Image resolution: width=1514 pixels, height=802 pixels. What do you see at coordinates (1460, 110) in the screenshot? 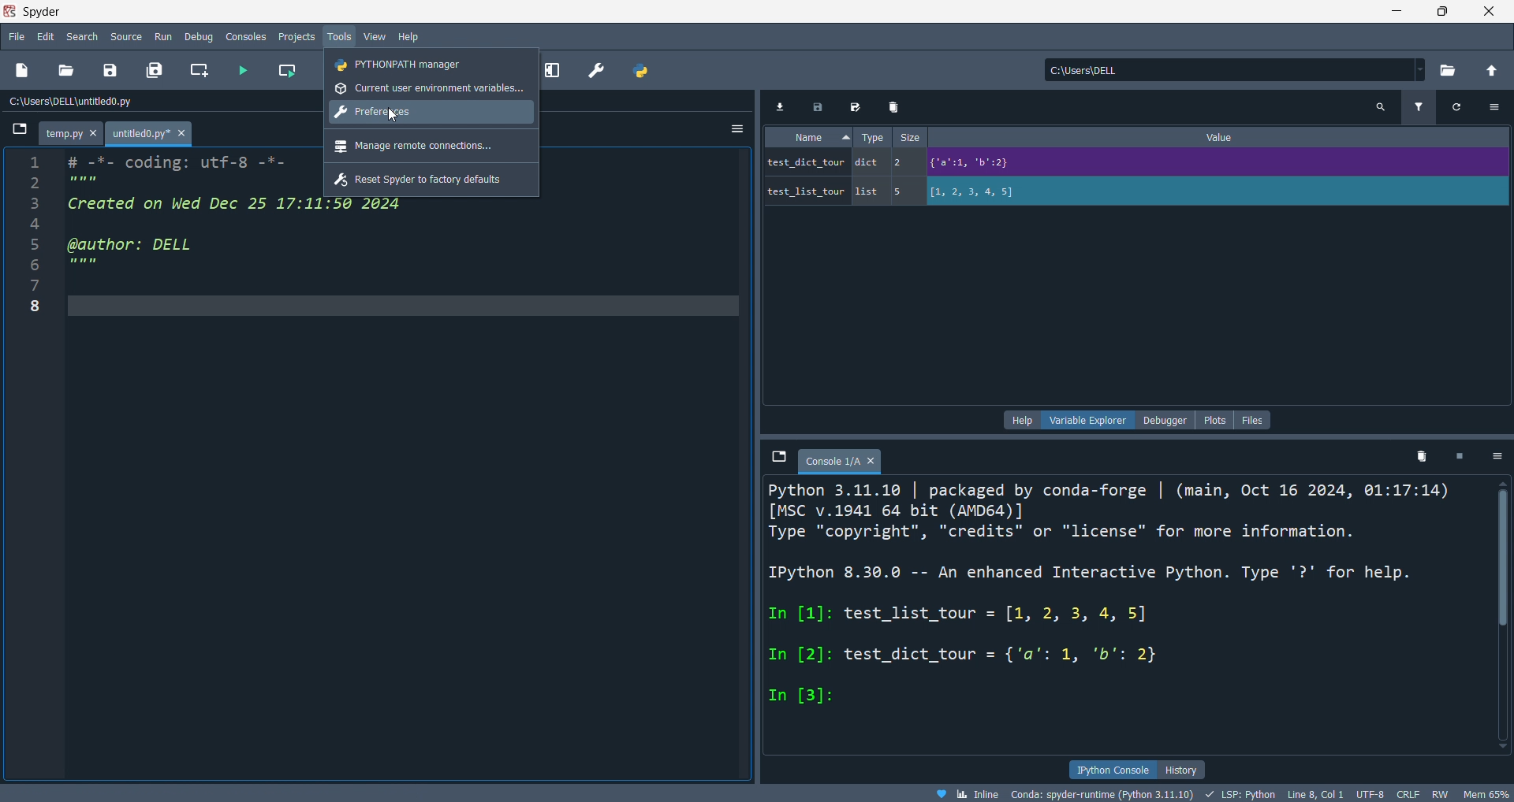
I see `refresh` at bounding box center [1460, 110].